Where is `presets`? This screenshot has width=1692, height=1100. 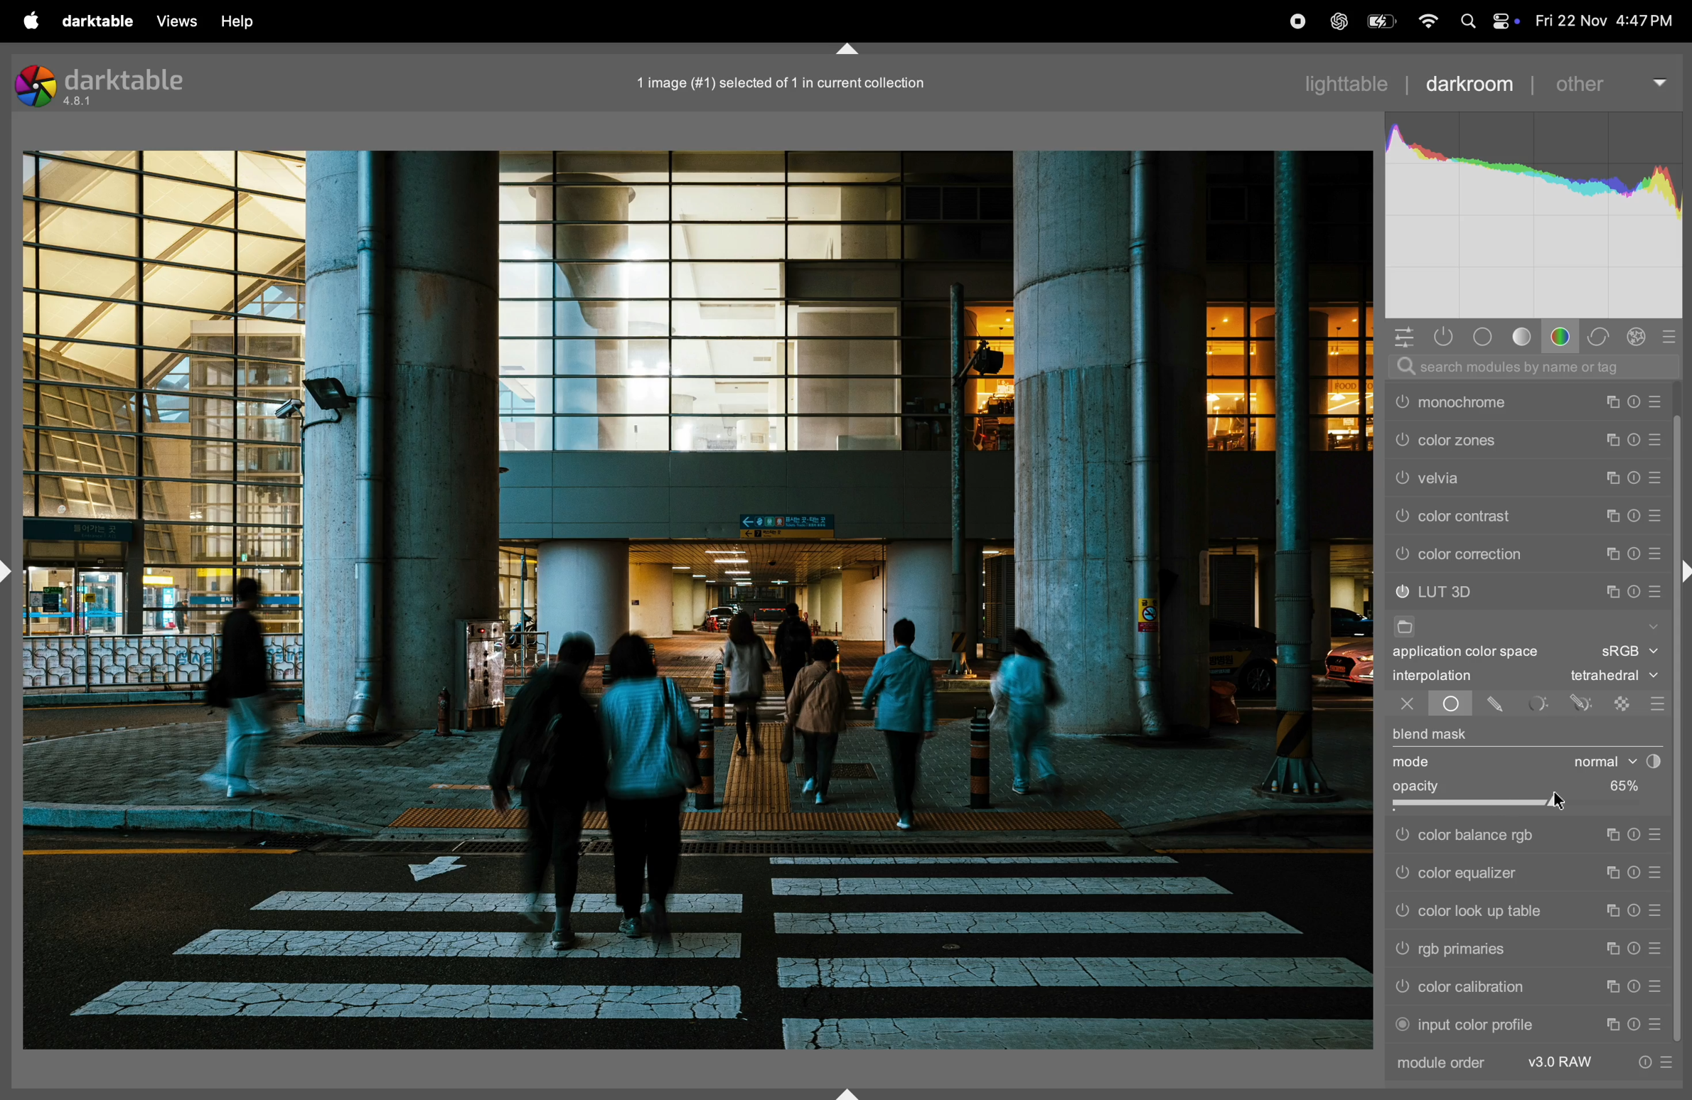 presets is located at coordinates (1659, 875).